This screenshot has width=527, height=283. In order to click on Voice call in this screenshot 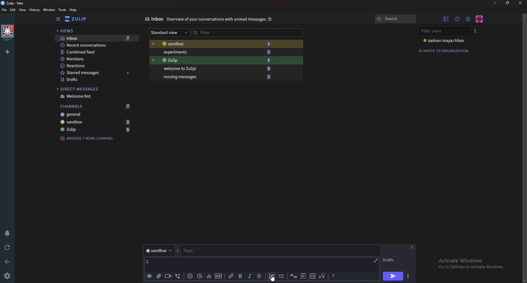, I will do `click(177, 277)`.